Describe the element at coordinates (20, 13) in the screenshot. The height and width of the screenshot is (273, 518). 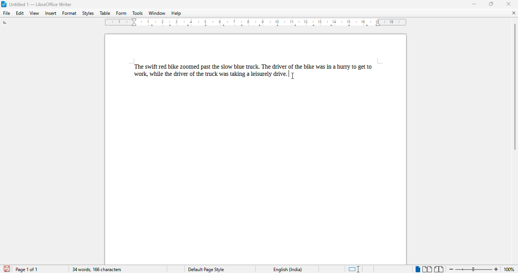
I see `edit` at that location.